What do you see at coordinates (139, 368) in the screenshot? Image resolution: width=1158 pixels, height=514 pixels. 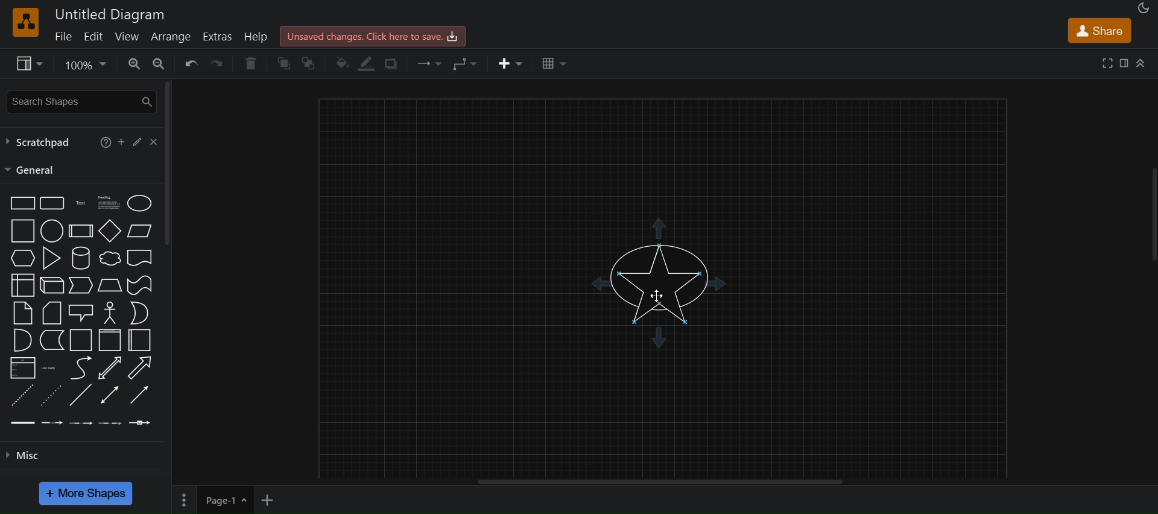 I see `arrow` at bounding box center [139, 368].